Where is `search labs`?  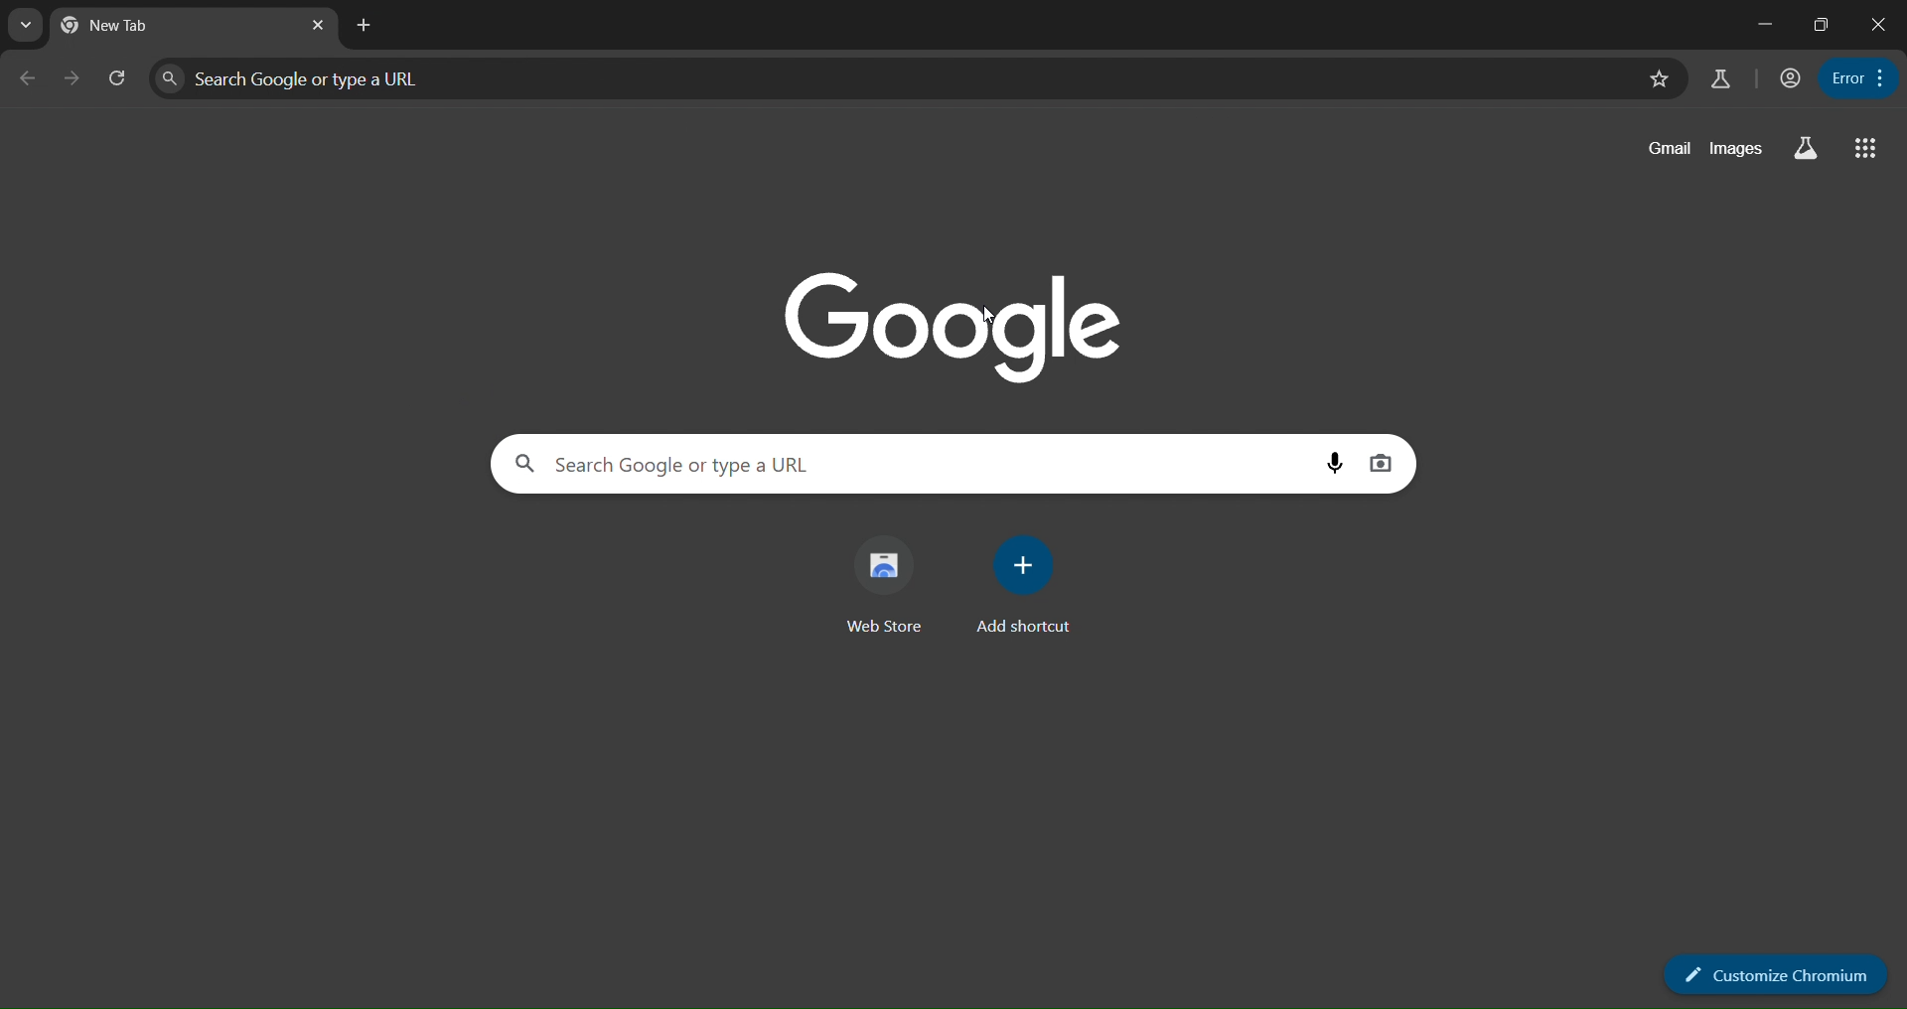
search labs is located at coordinates (1810, 147).